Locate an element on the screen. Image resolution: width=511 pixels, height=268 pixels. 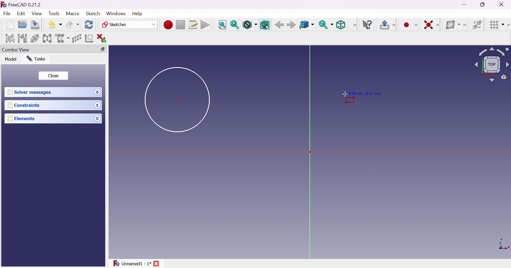
Show/hide B-spline information layer is located at coordinates (453, 25).